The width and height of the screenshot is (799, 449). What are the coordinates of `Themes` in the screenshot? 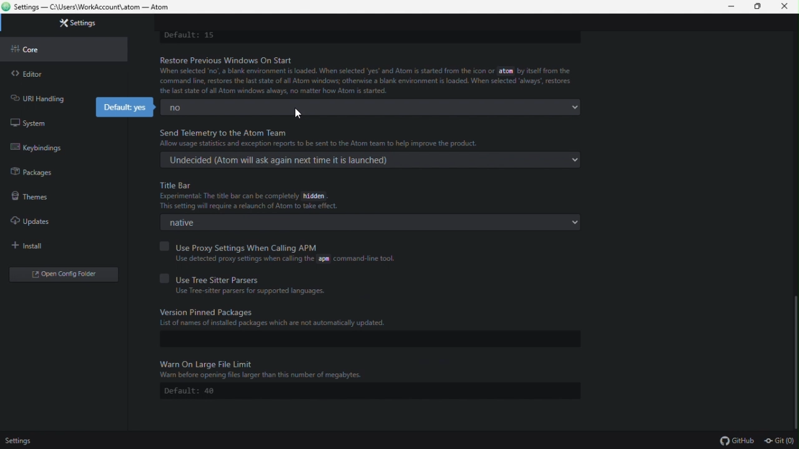 It's located at (40, 199).